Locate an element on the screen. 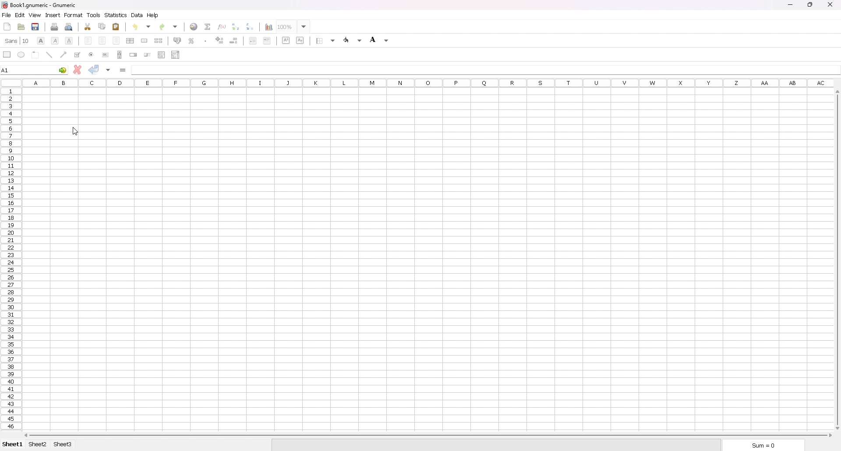 The height and width of the screenshot is (451, 841). close is located at coordinates (830, 4).